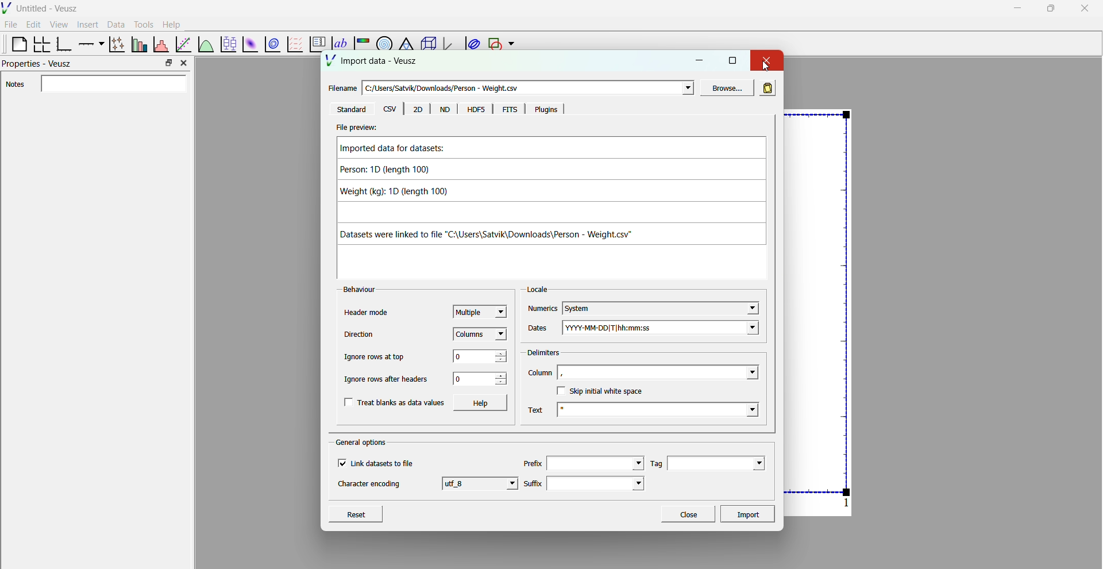 The height and width of the screenshot is (569, 1103). Describe the element at coordinates (539, 325) in the screenshot. I see `Dates` at that location.